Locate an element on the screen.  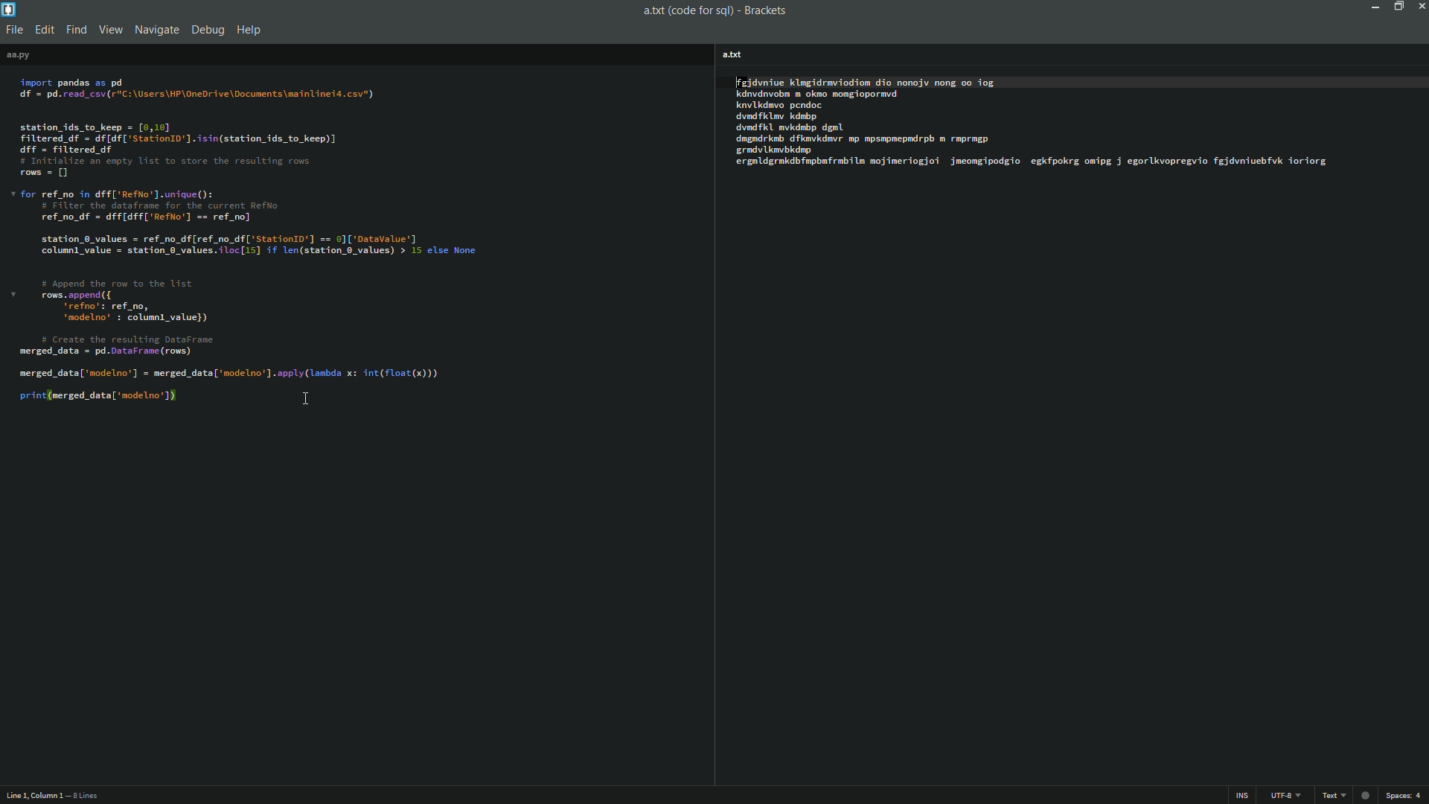
view menu is located at coordinates (114, 31).